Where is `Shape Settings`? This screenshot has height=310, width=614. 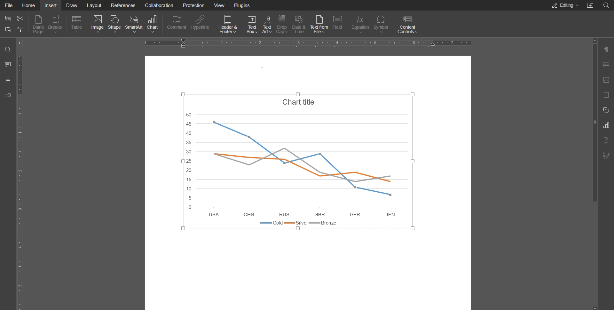
Shape Settings is located at coordinates (606, 110).